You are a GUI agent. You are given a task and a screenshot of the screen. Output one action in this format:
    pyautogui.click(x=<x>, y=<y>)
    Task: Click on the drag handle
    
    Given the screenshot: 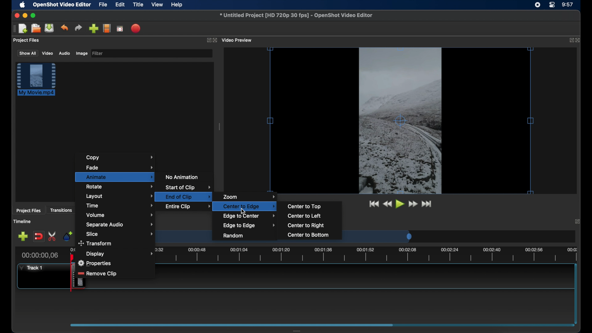 What is the action you would take?
    pyautogui.click(x=299, y=331)
    